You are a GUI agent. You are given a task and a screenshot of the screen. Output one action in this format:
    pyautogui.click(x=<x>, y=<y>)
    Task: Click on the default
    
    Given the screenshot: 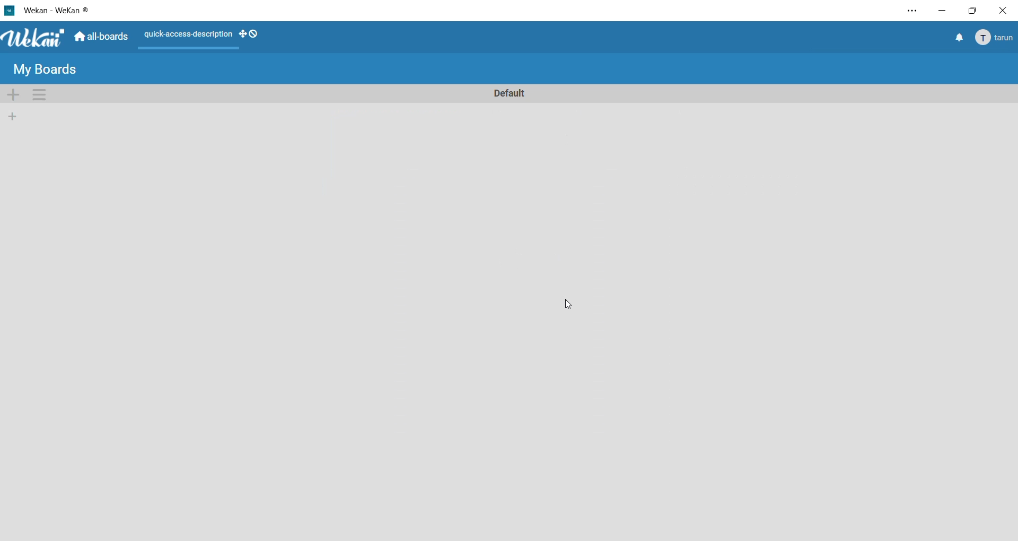 What is the action you would take?
    pyautogui.click(x=508, y=92)
    